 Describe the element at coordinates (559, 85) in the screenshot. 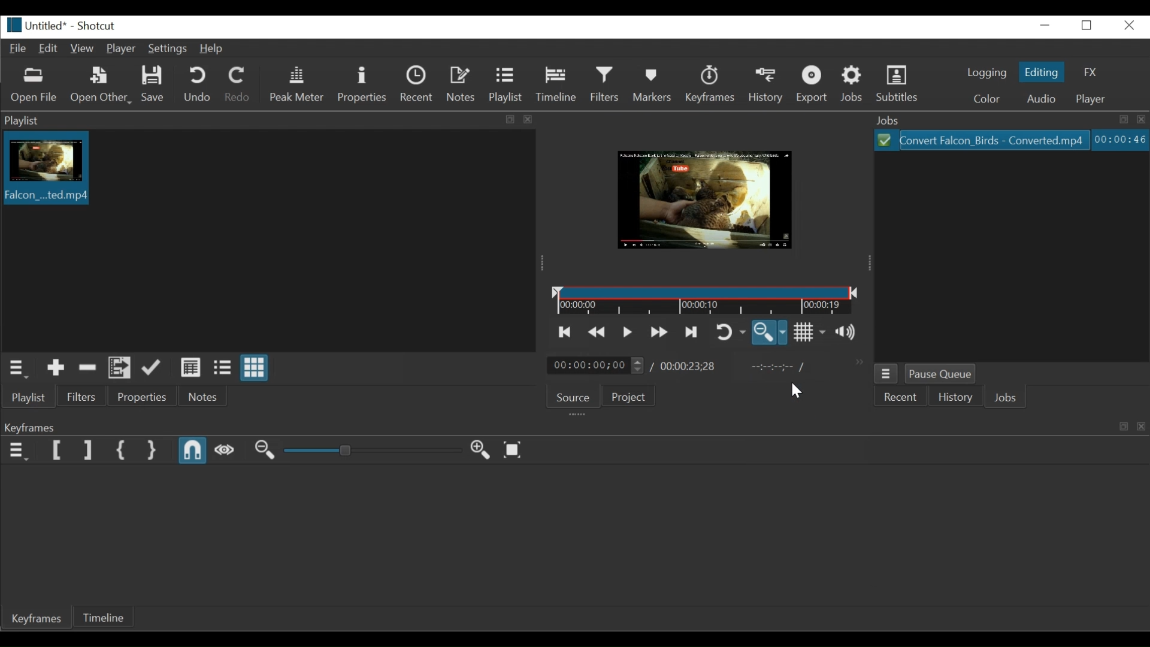

I see `Timeline` at that location.